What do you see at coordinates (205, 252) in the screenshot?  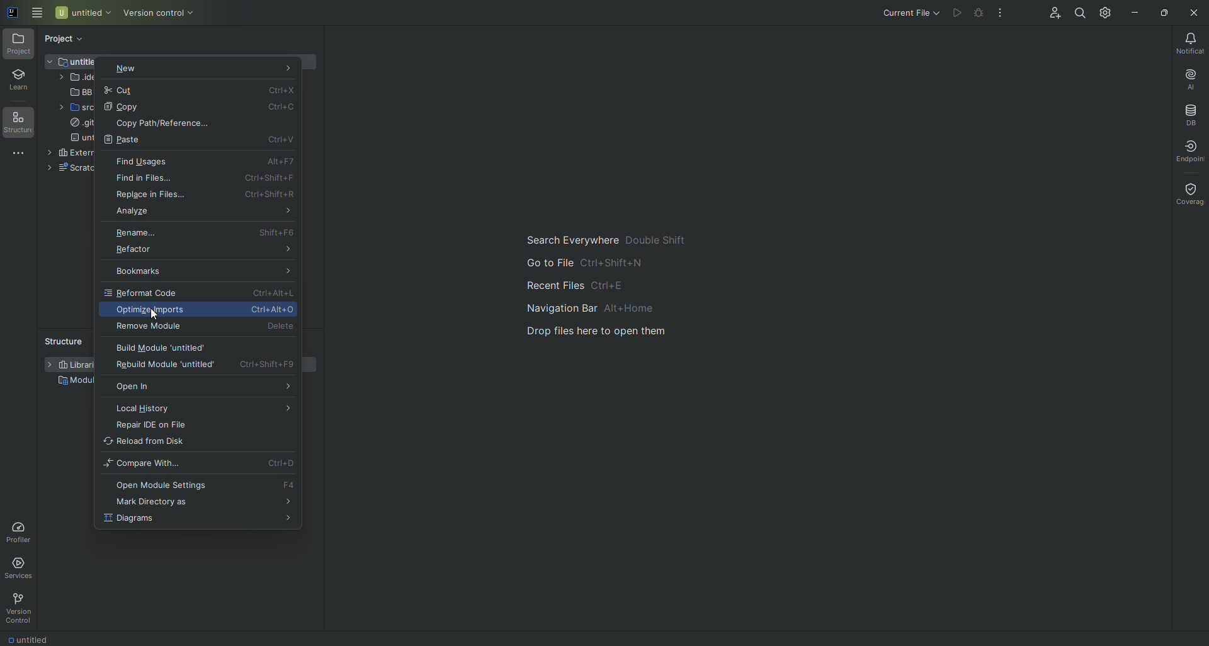 I see `Refactor` at bounding box center [205, 252].